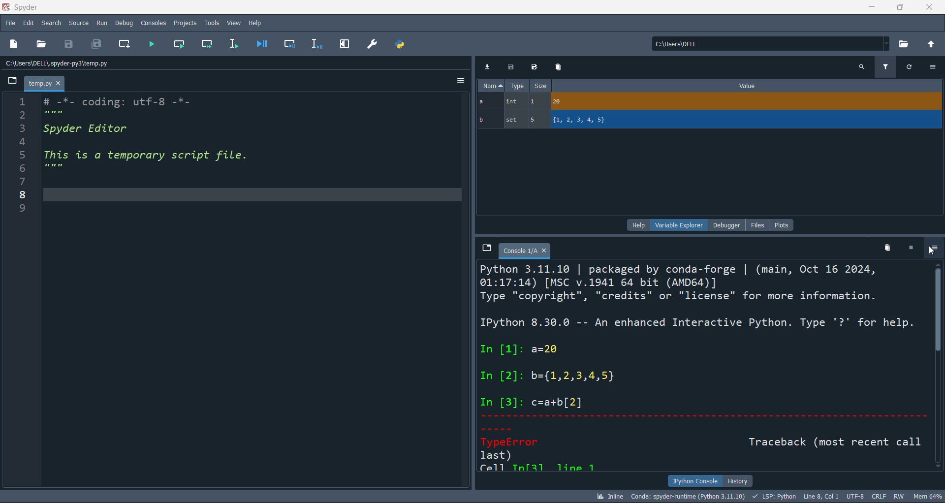 The image size is (945, 503). What do you see at coordinates (898, 496) in the screenshot?
I see `rw` at bounding box center [898, 496].